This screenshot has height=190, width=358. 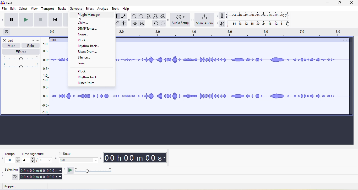 What do you see at coordinates (20, 58) in the screenshot?
I see `volume` at bounding box center [20, 58].